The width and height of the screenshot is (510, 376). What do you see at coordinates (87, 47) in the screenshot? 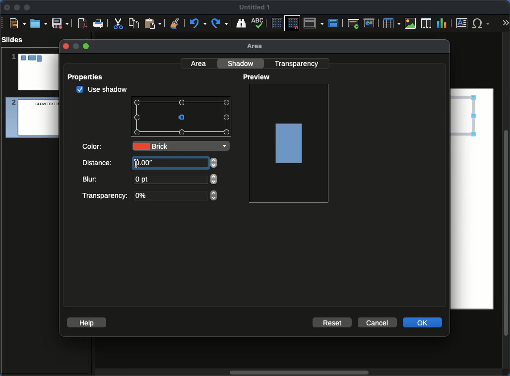
I see `maximize` at bounding box center [87, 47].